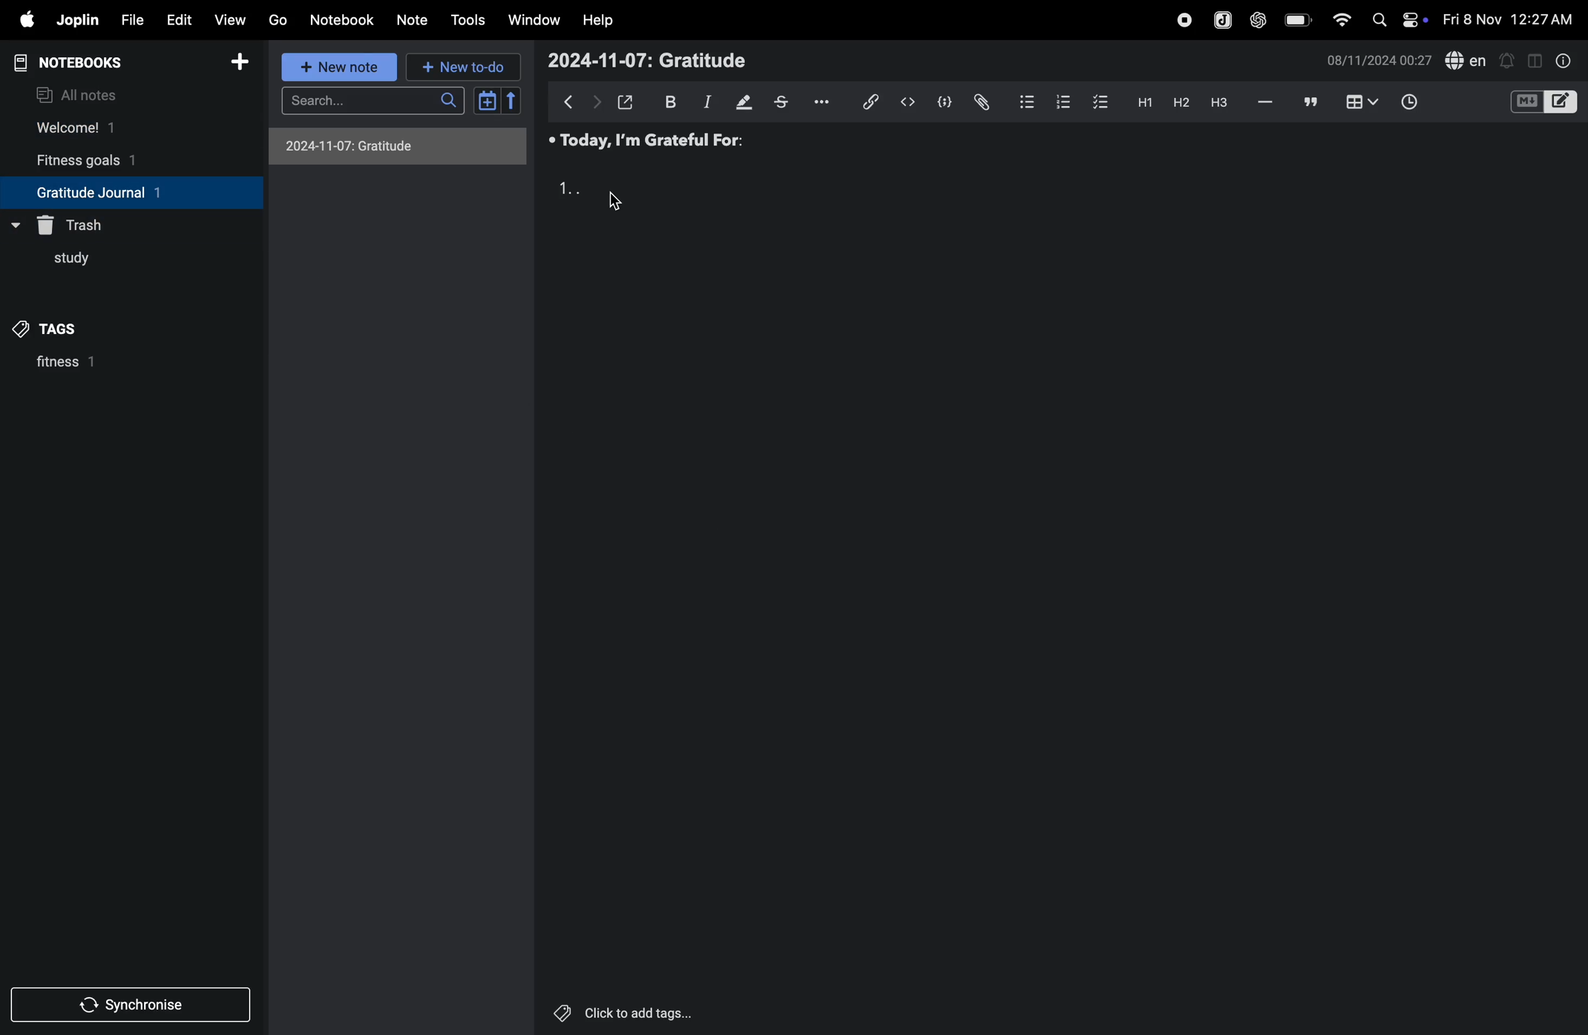 Image resolution: width=1588 pixels, height=1035 pixels. Describe the element at coordinates (125, 1007) in the screenshot. I see `synchronise` at that location.